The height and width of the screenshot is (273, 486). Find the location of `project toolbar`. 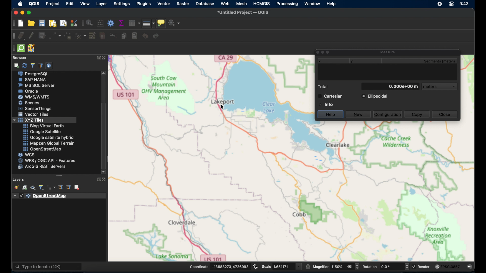

project toolbar is located at coordinates (13, 24).